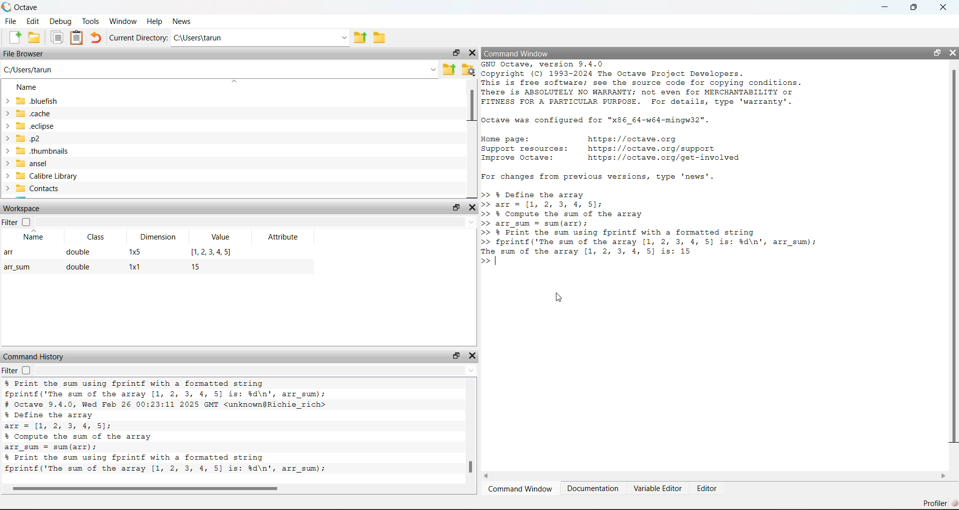 This screenshot has width=959, height=510. Describe the element at coordinates (11, 21) in the screenshot. I see `File` at that location.